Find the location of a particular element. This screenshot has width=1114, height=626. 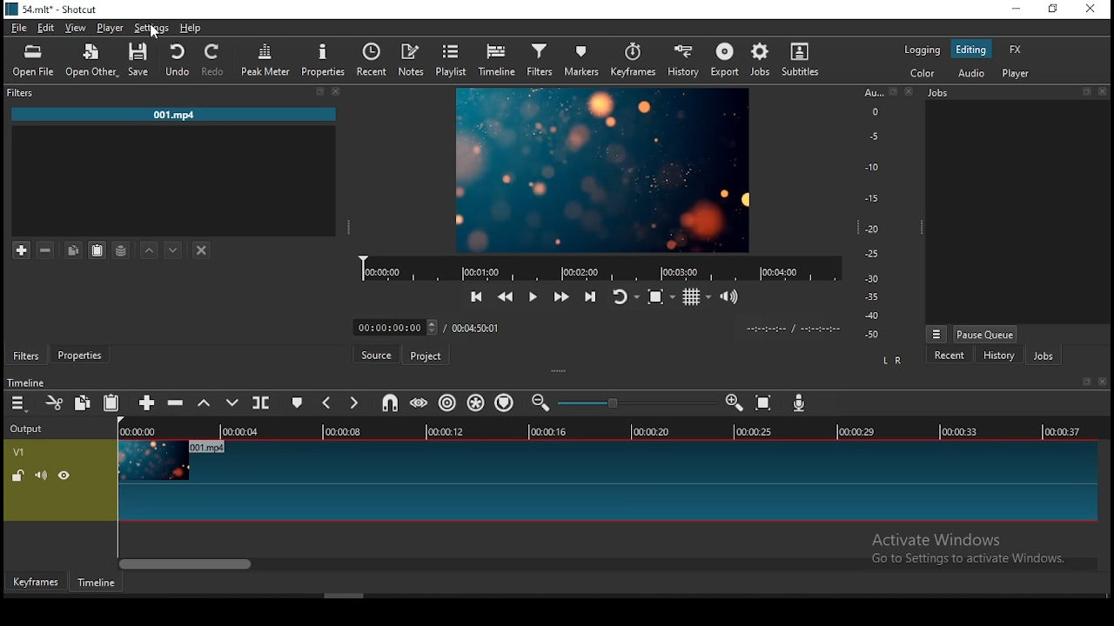

split at playhead is located at coordinates (260, 402).